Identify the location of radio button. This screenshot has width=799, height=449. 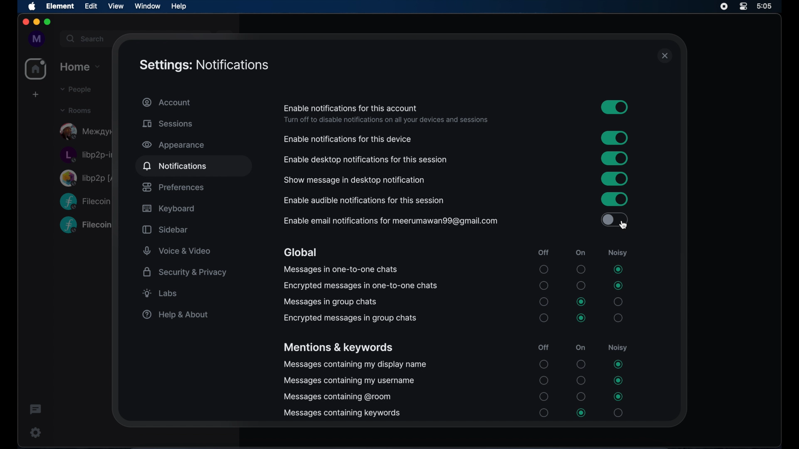
(582, 413).